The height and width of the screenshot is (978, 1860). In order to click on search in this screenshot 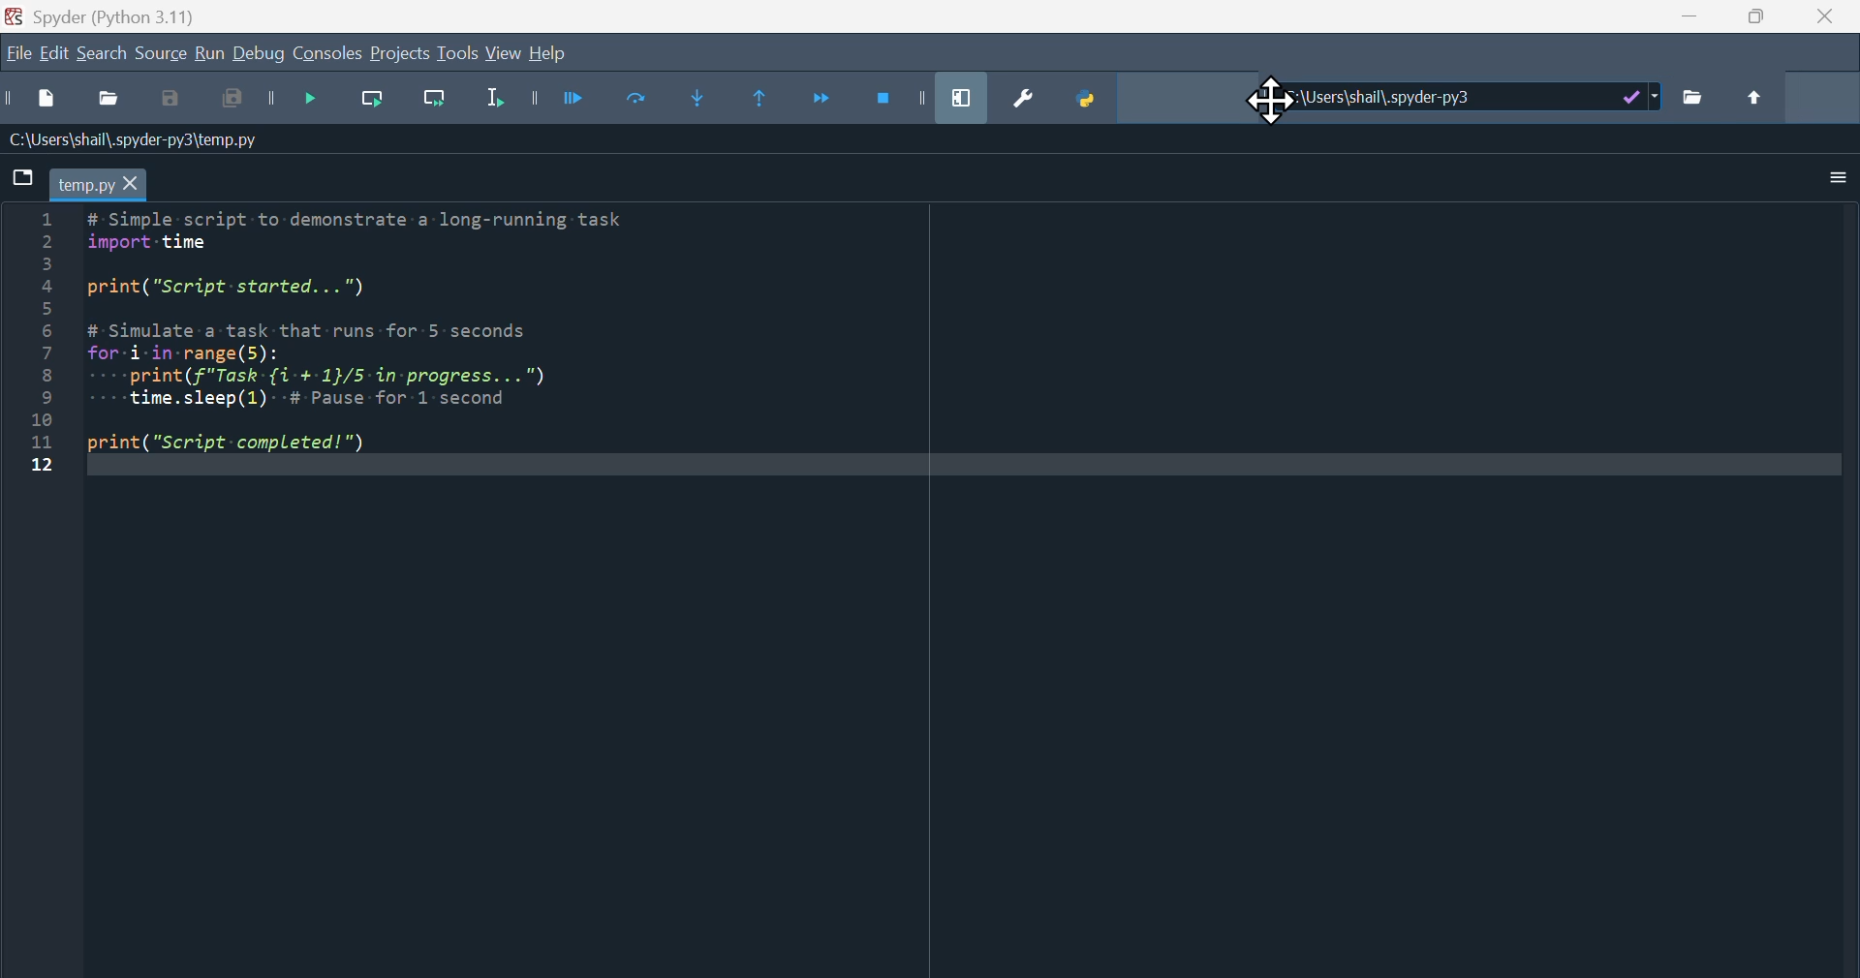, I will do `click(102, 54)`.